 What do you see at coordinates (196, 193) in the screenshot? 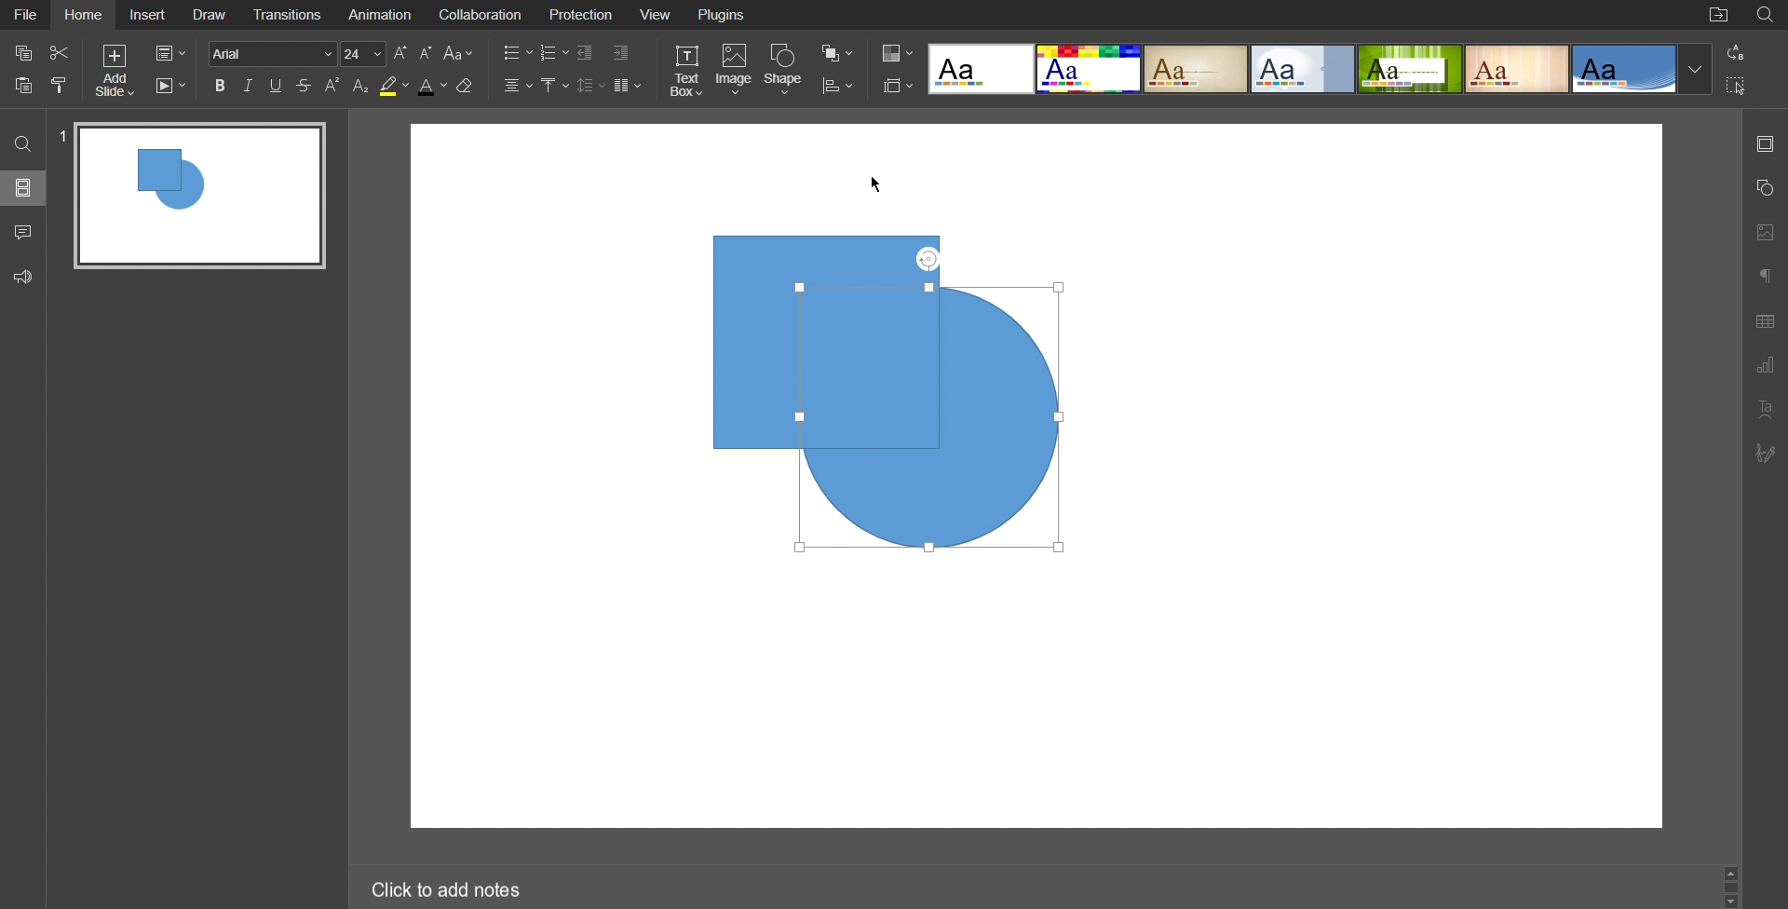
I see `Slide 1` at bounding box center [196, 193].